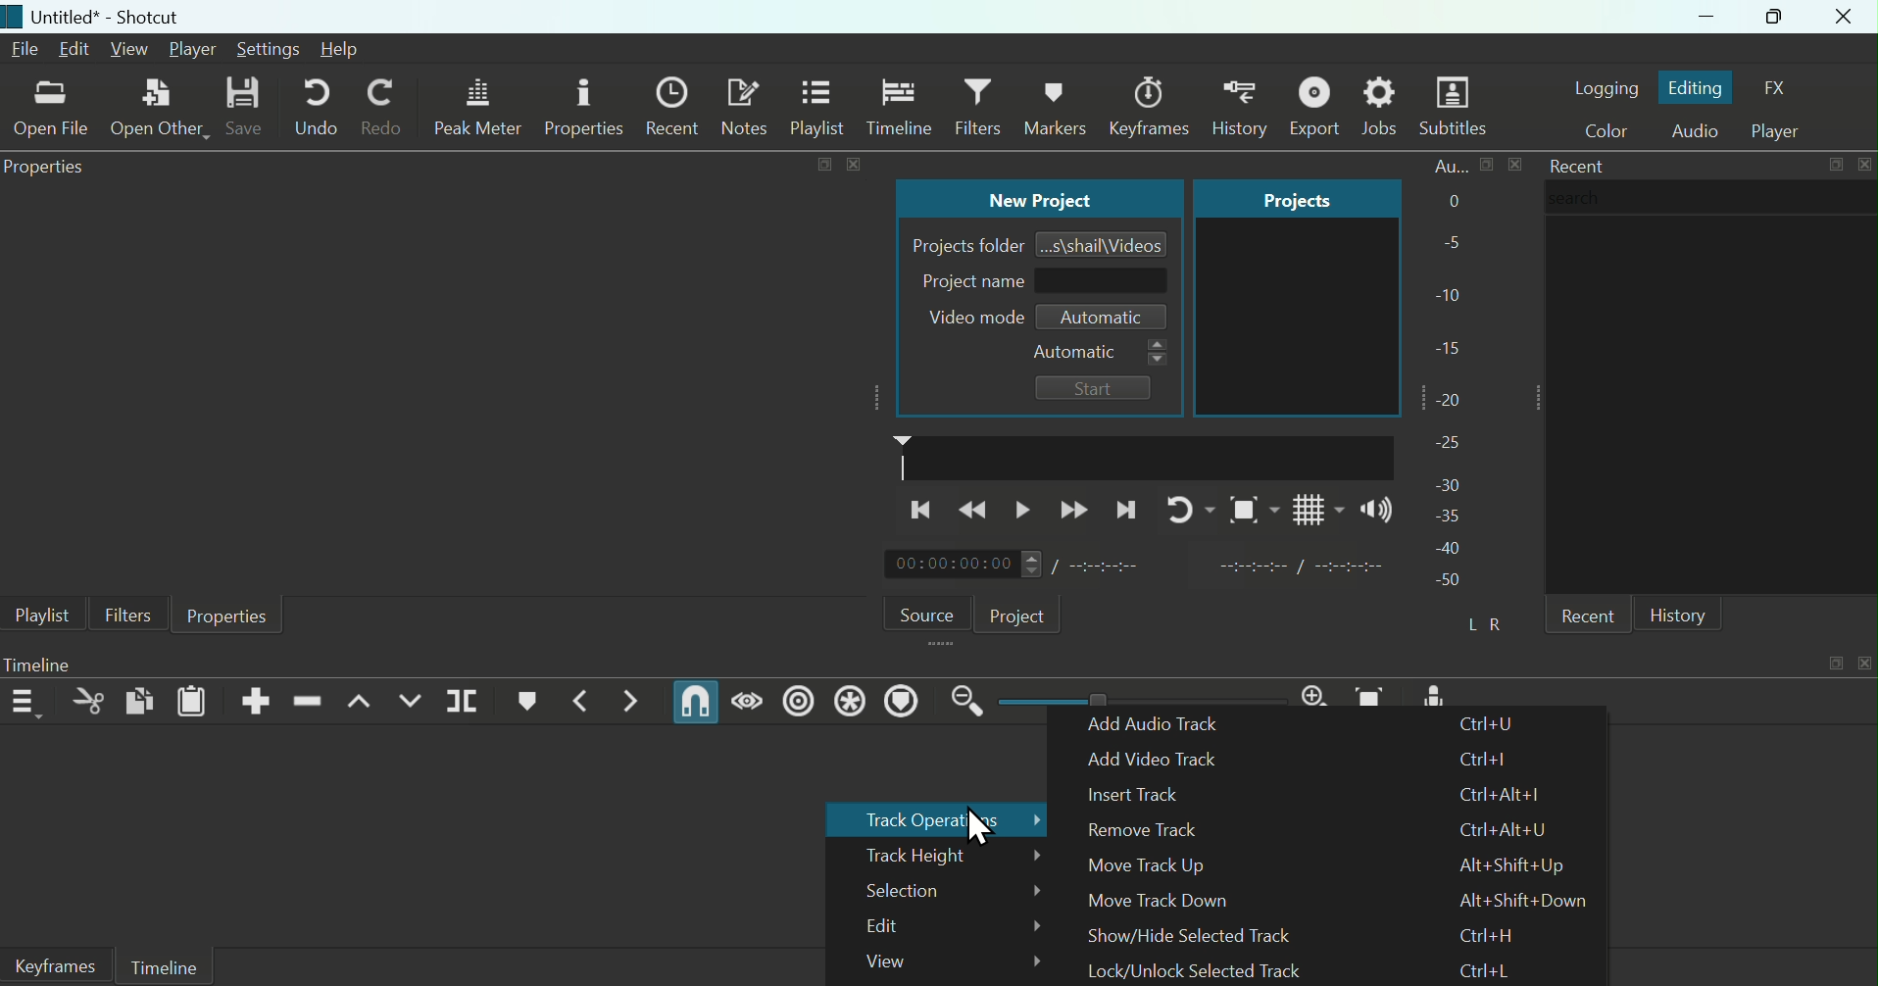 The width and height of the screenshot is (1878, 986). I want to click on -5, so click(1449, 244).